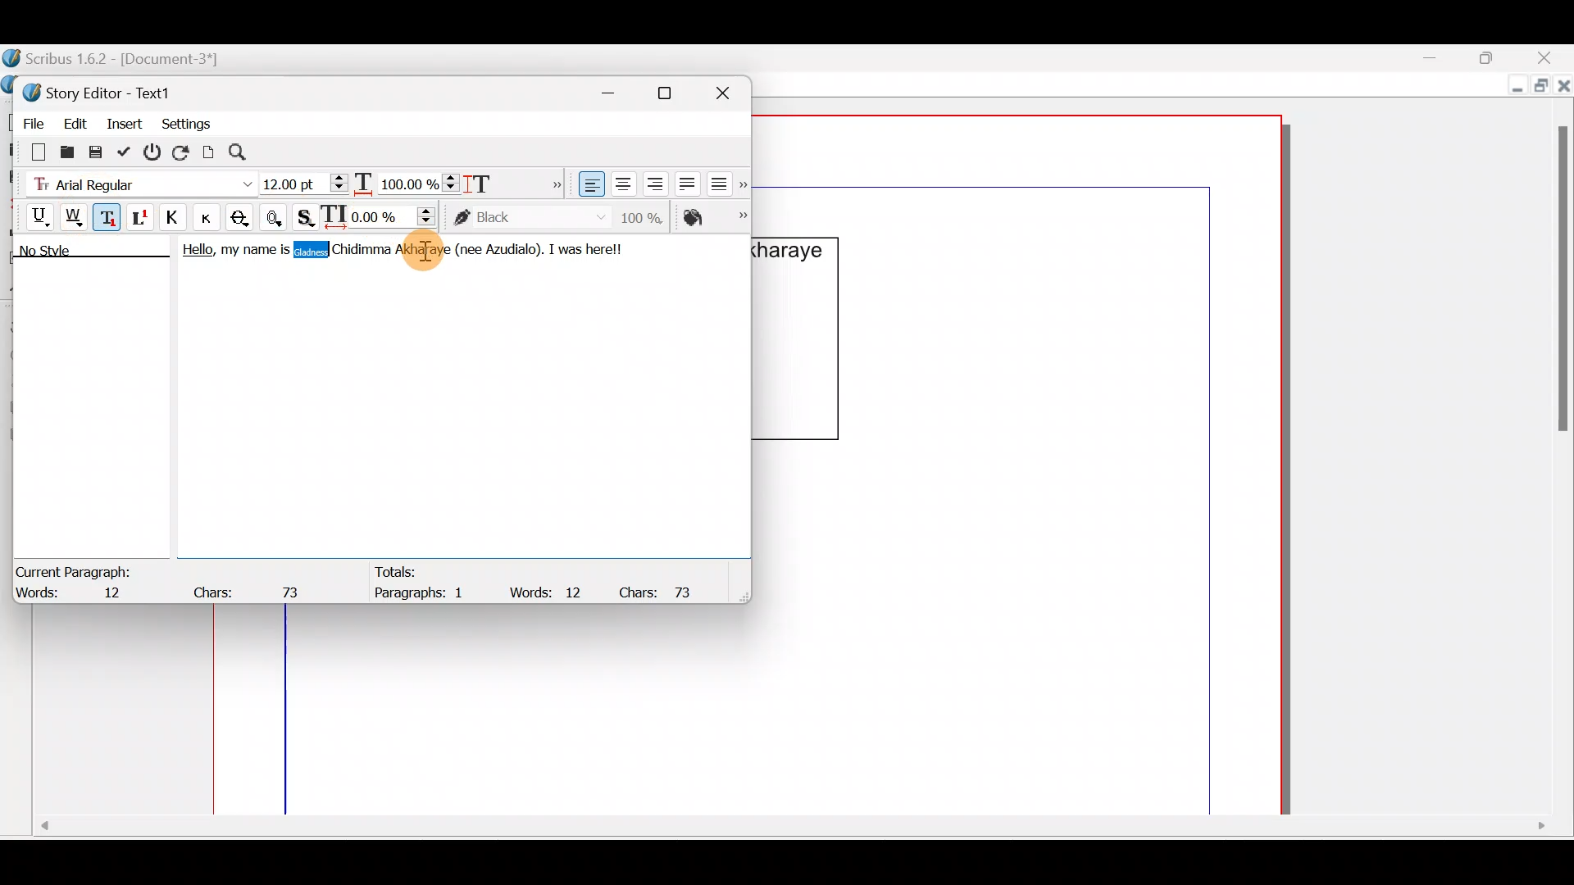 The width and height of the screenshot is (1574, 885). What do you see at coordinates (549, 592) in the screenshot?
I see `Words: 12` at bounding box center [549, 592].